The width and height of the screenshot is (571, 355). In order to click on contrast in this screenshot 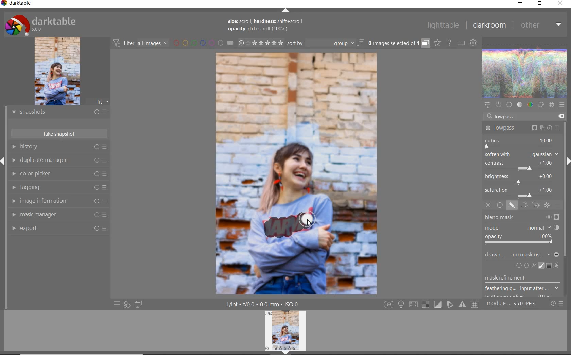, I will do `click(520, 165)`.